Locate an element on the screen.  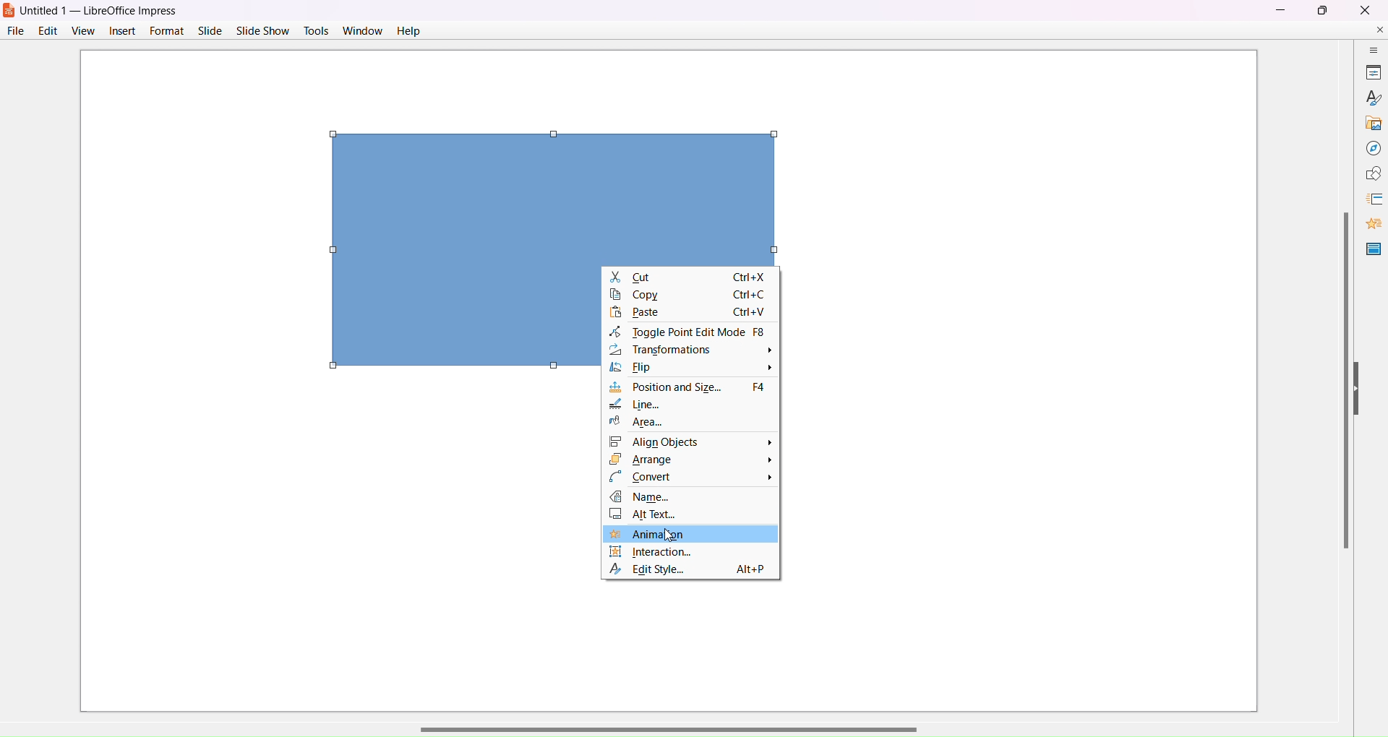
View is located at coordinates (82, 30).